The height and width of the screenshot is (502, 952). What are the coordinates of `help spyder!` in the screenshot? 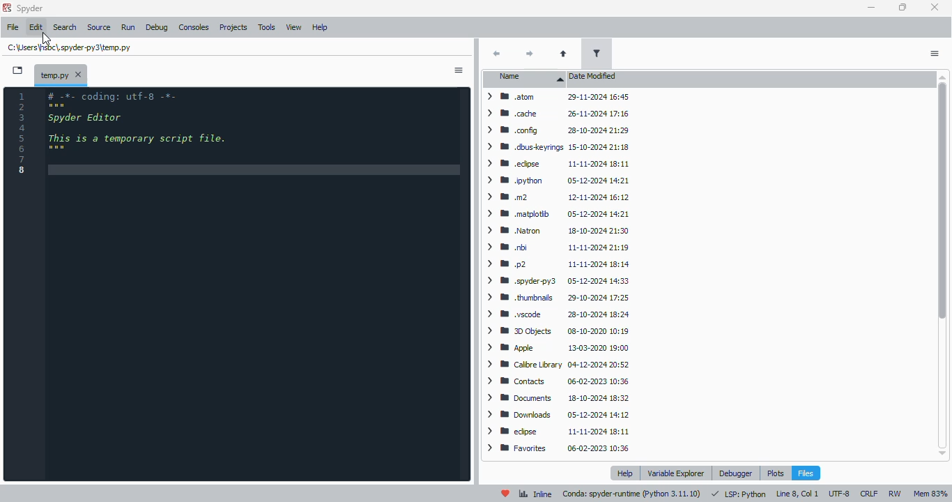 It's located at (506, 494).